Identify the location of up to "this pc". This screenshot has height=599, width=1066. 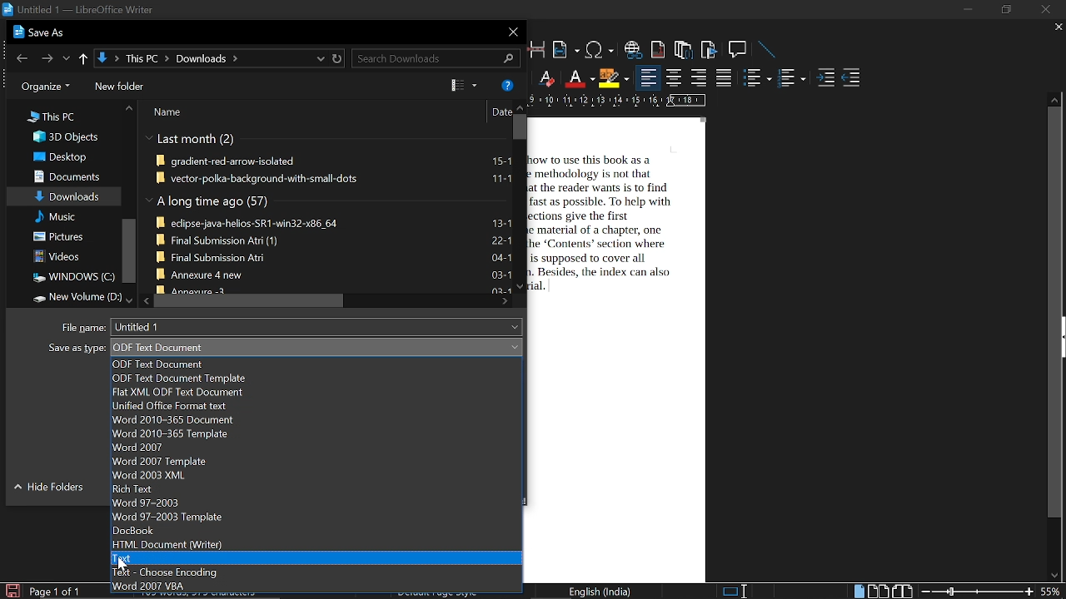
(83, 57).